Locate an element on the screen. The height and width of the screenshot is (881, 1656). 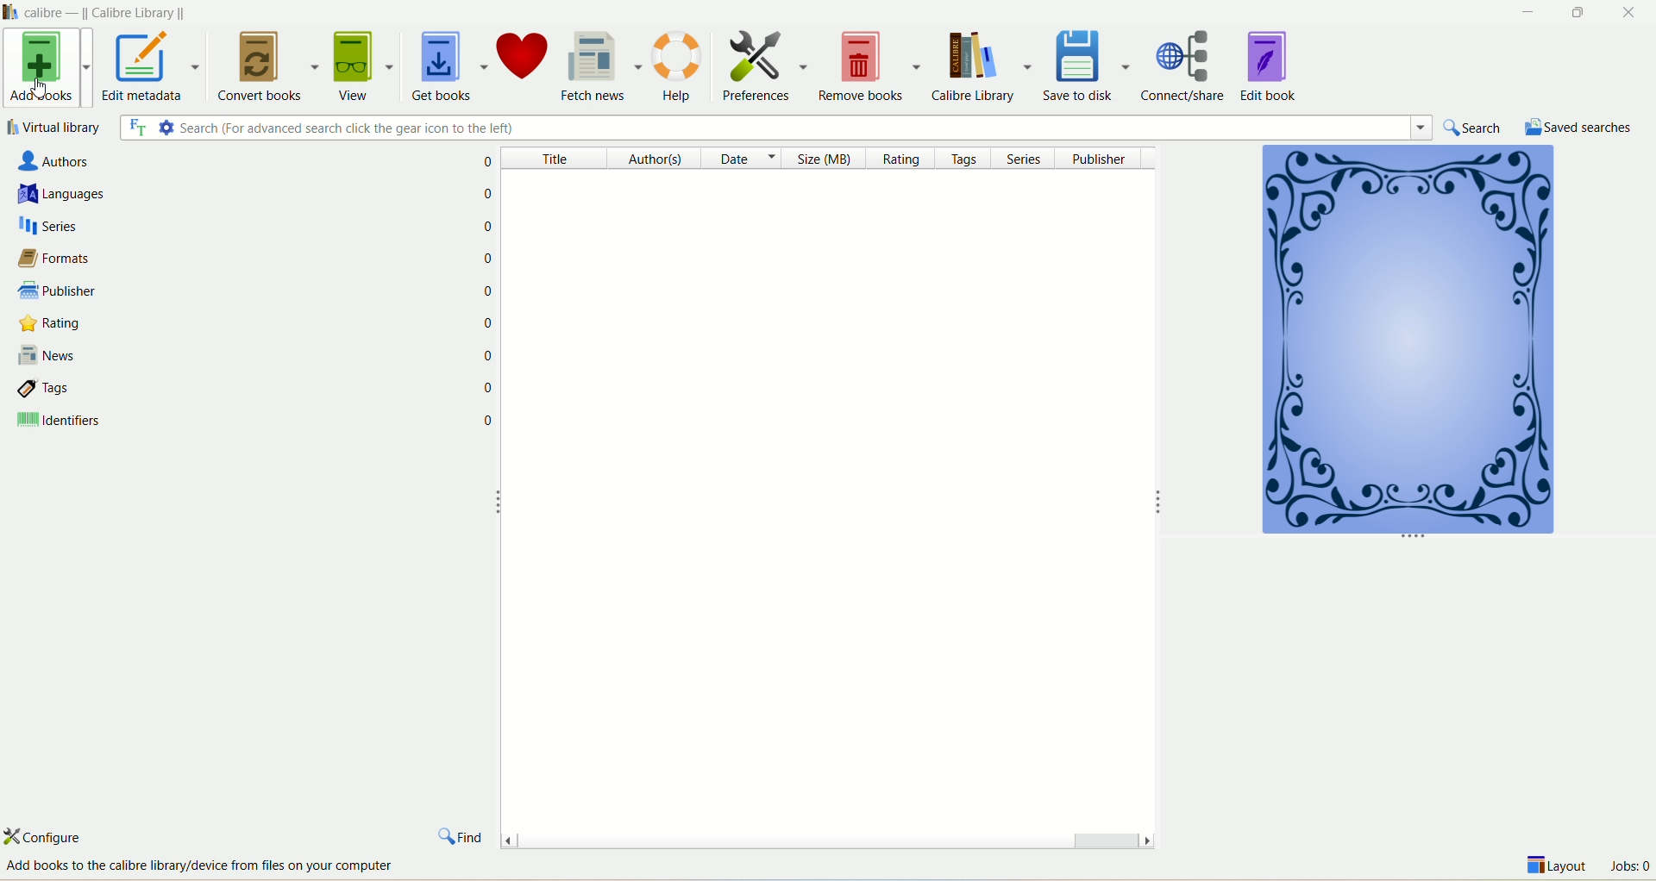
title is located at coordinates (552, 159).